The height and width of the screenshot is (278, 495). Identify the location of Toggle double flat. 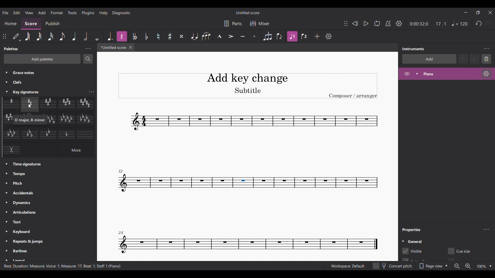
(135, 36).